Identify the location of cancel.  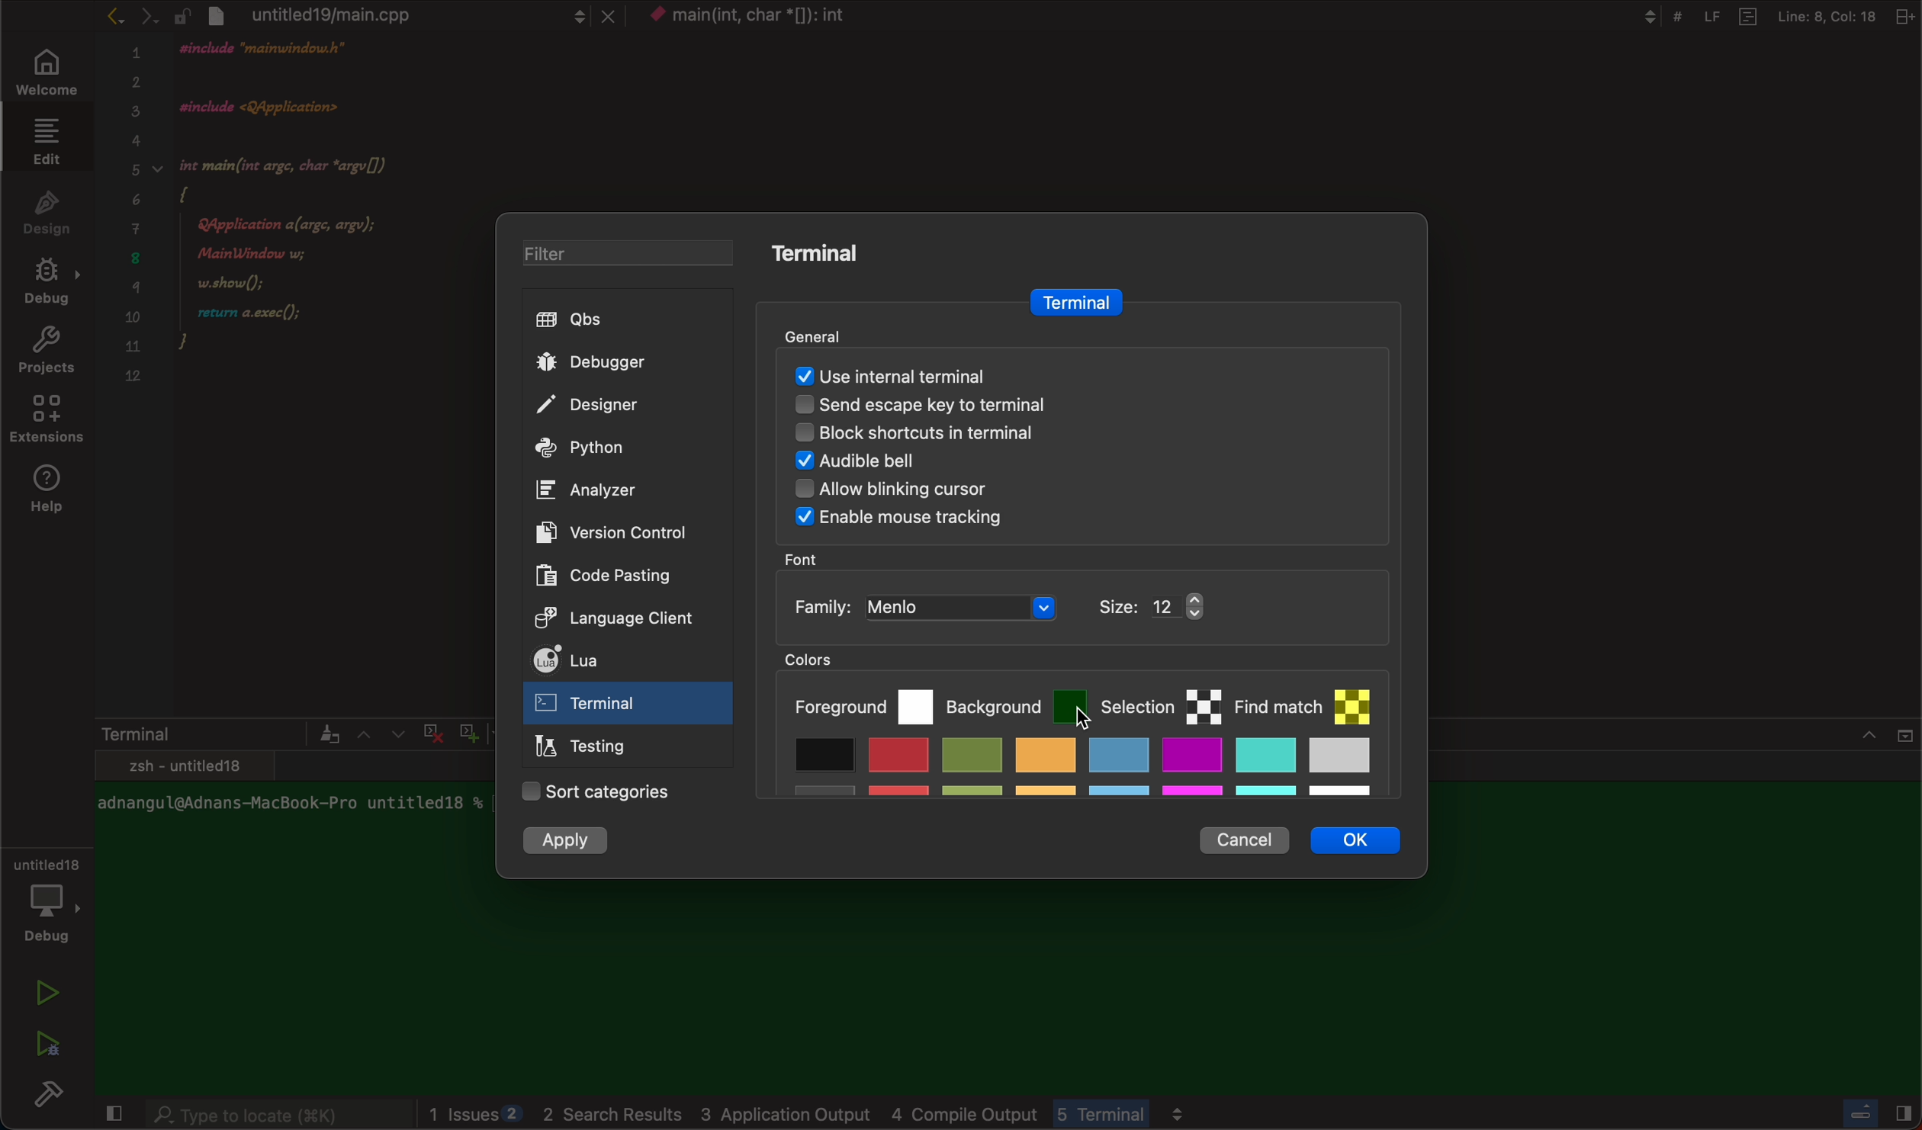
(1242, 835).